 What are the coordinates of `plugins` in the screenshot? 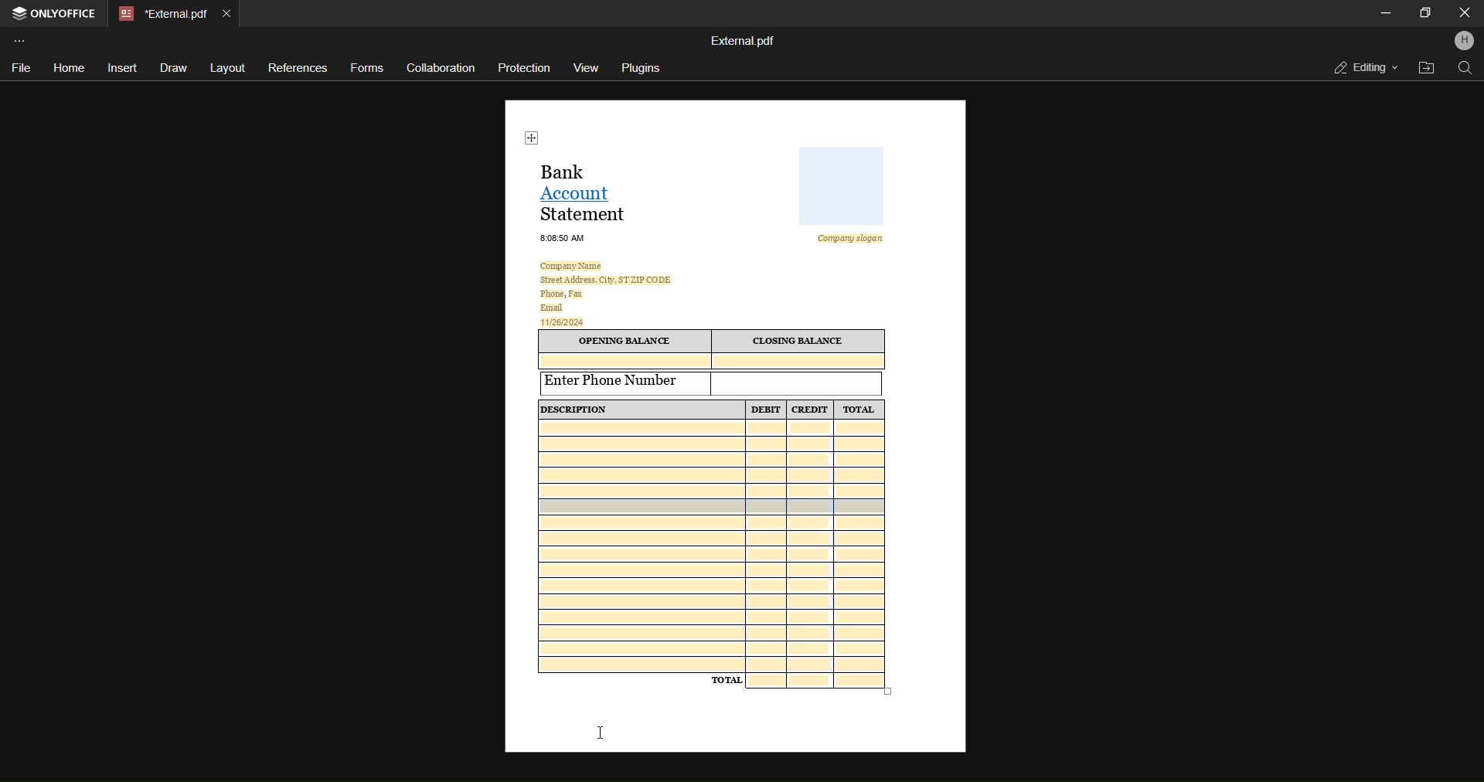 It's located at (642, 68).